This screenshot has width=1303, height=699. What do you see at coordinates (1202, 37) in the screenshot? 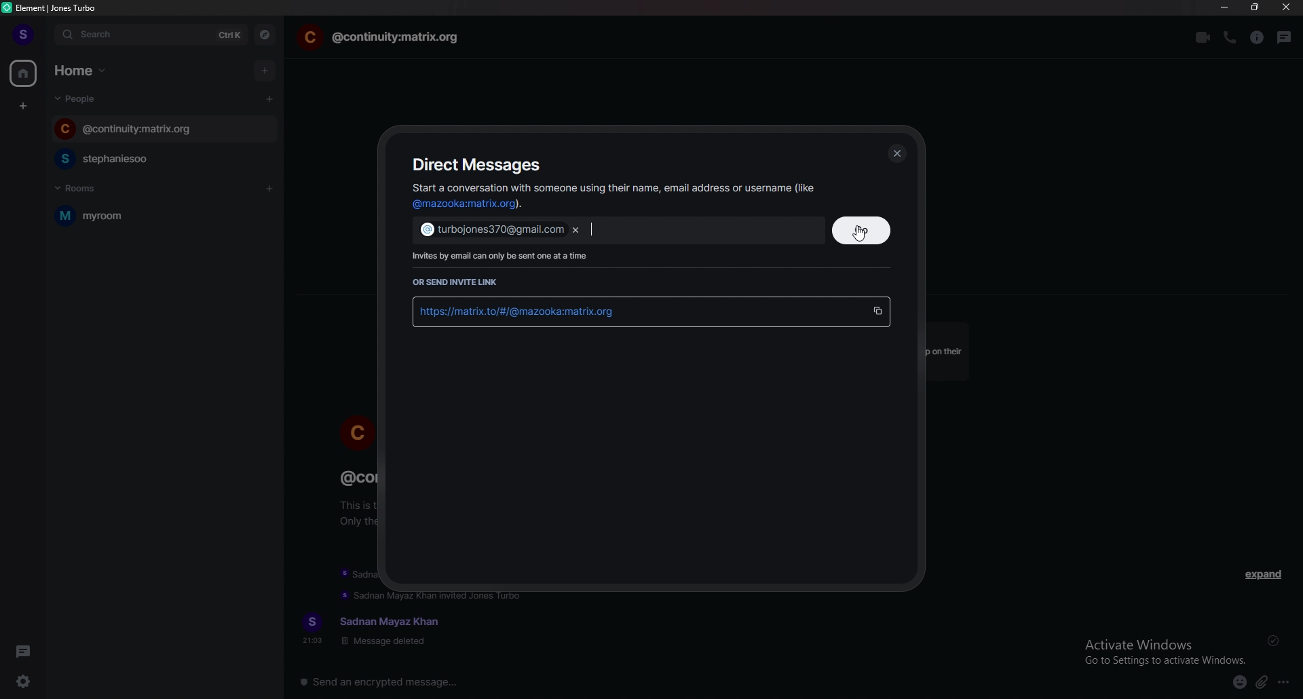
I see `video call` at bounding box center [1202, 37].